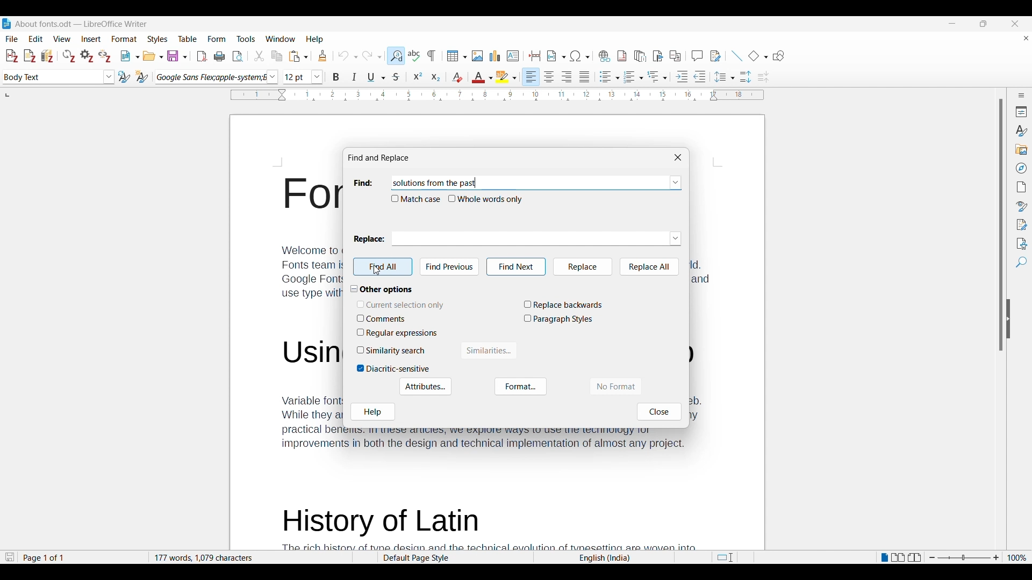 The width and height of the screenshot is (1032, 580). What do you see at coordinates (69, 56) in the screenshot?
I see `Refresh` at bounding box center [69, 56].